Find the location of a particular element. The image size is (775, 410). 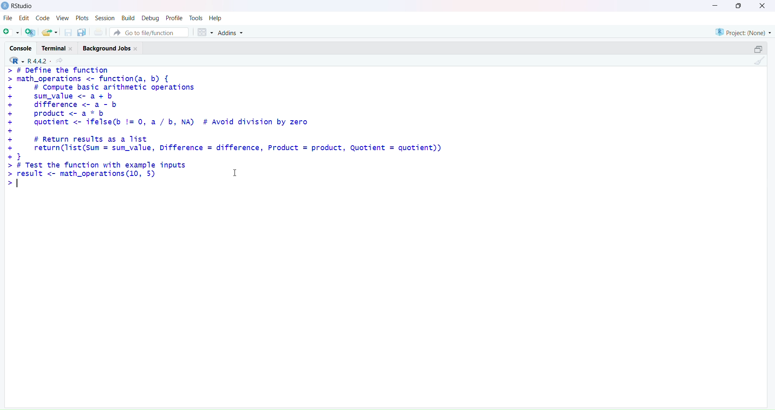

Debug is located at coordinates (149, 17).